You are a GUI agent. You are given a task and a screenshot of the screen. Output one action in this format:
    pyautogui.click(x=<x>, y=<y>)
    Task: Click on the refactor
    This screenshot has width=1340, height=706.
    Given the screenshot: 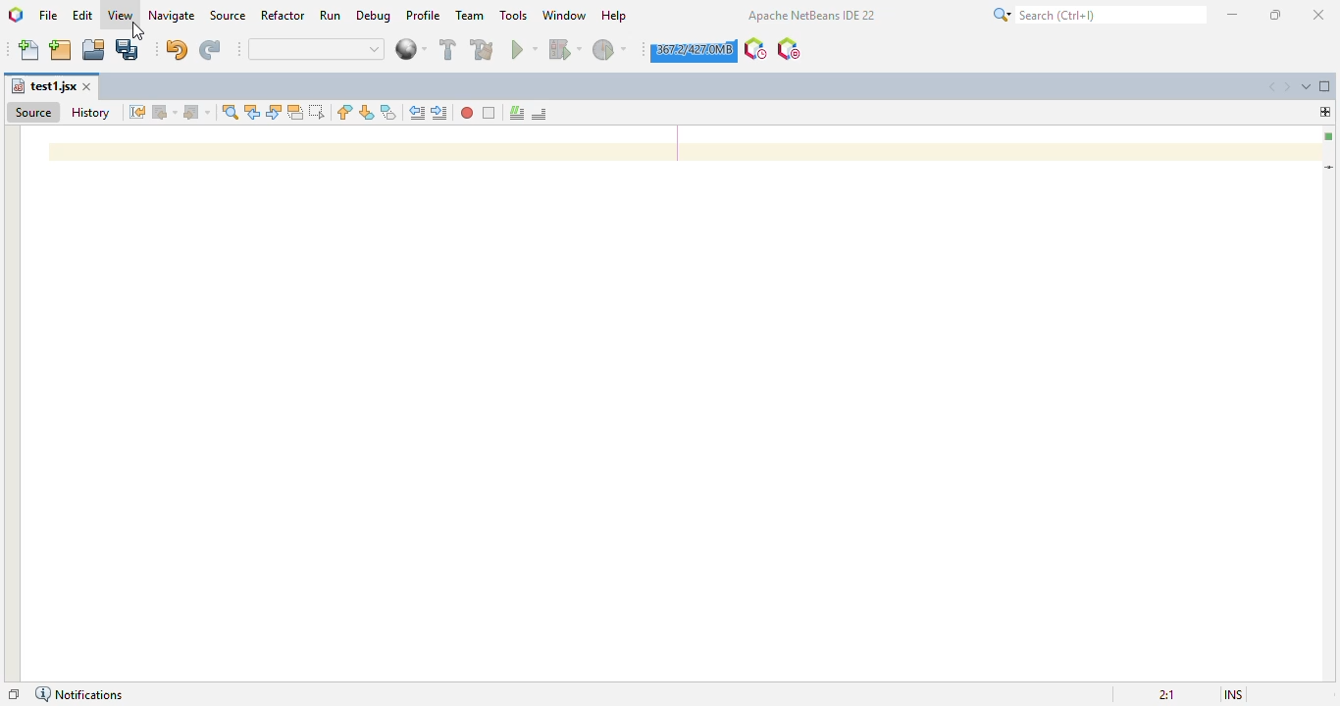 What is the action you would take?
    pyautogui.click(x=283, y=15)
    